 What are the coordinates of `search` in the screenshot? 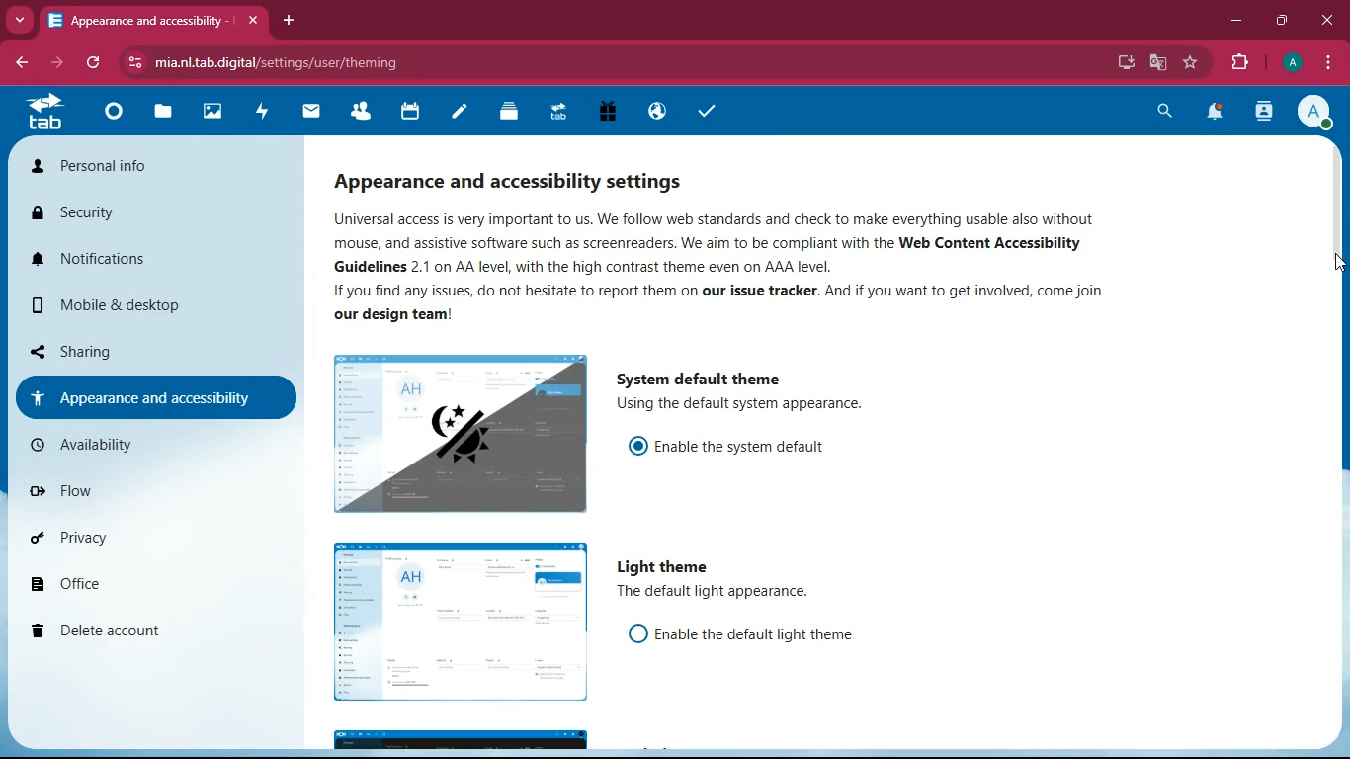 It's located at (1162, 114).